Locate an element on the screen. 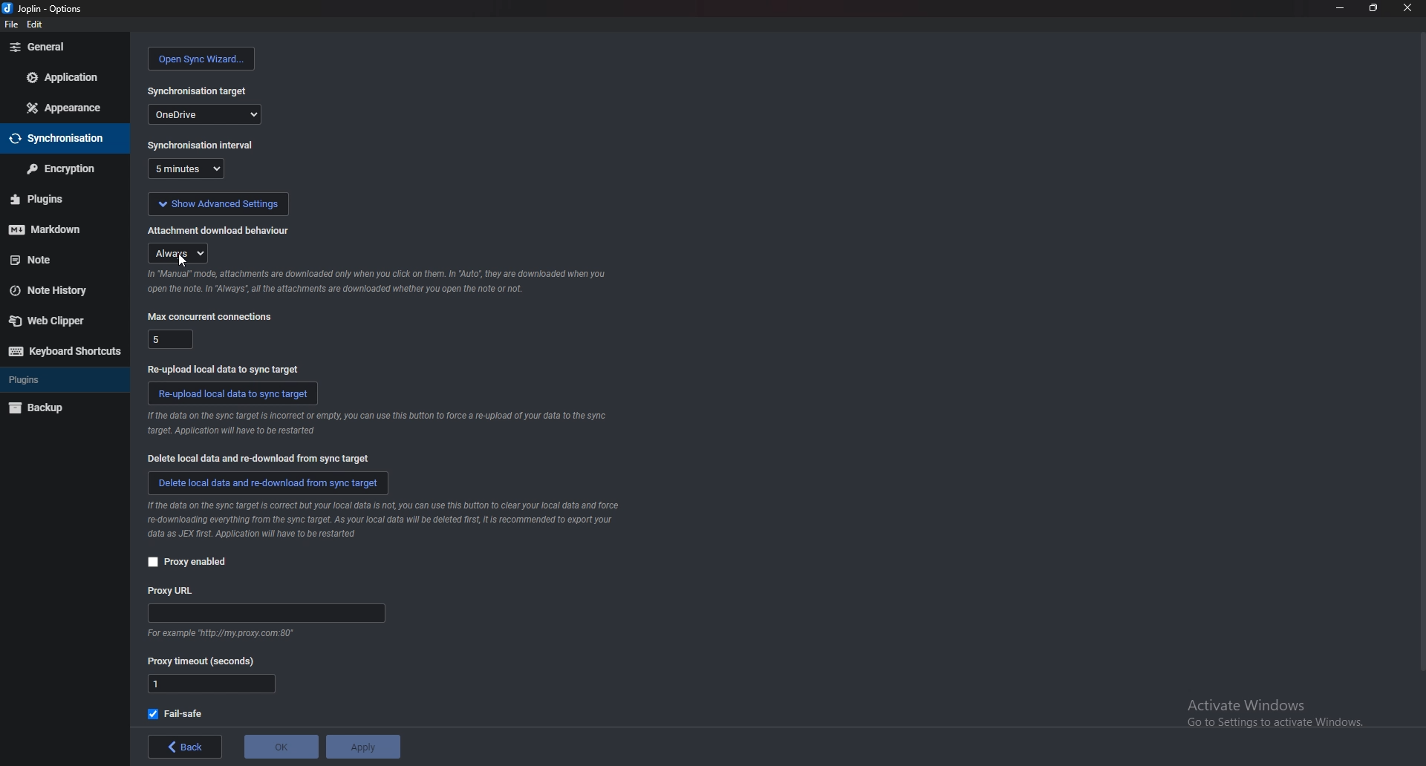  info is located at coordinates (380, 282).